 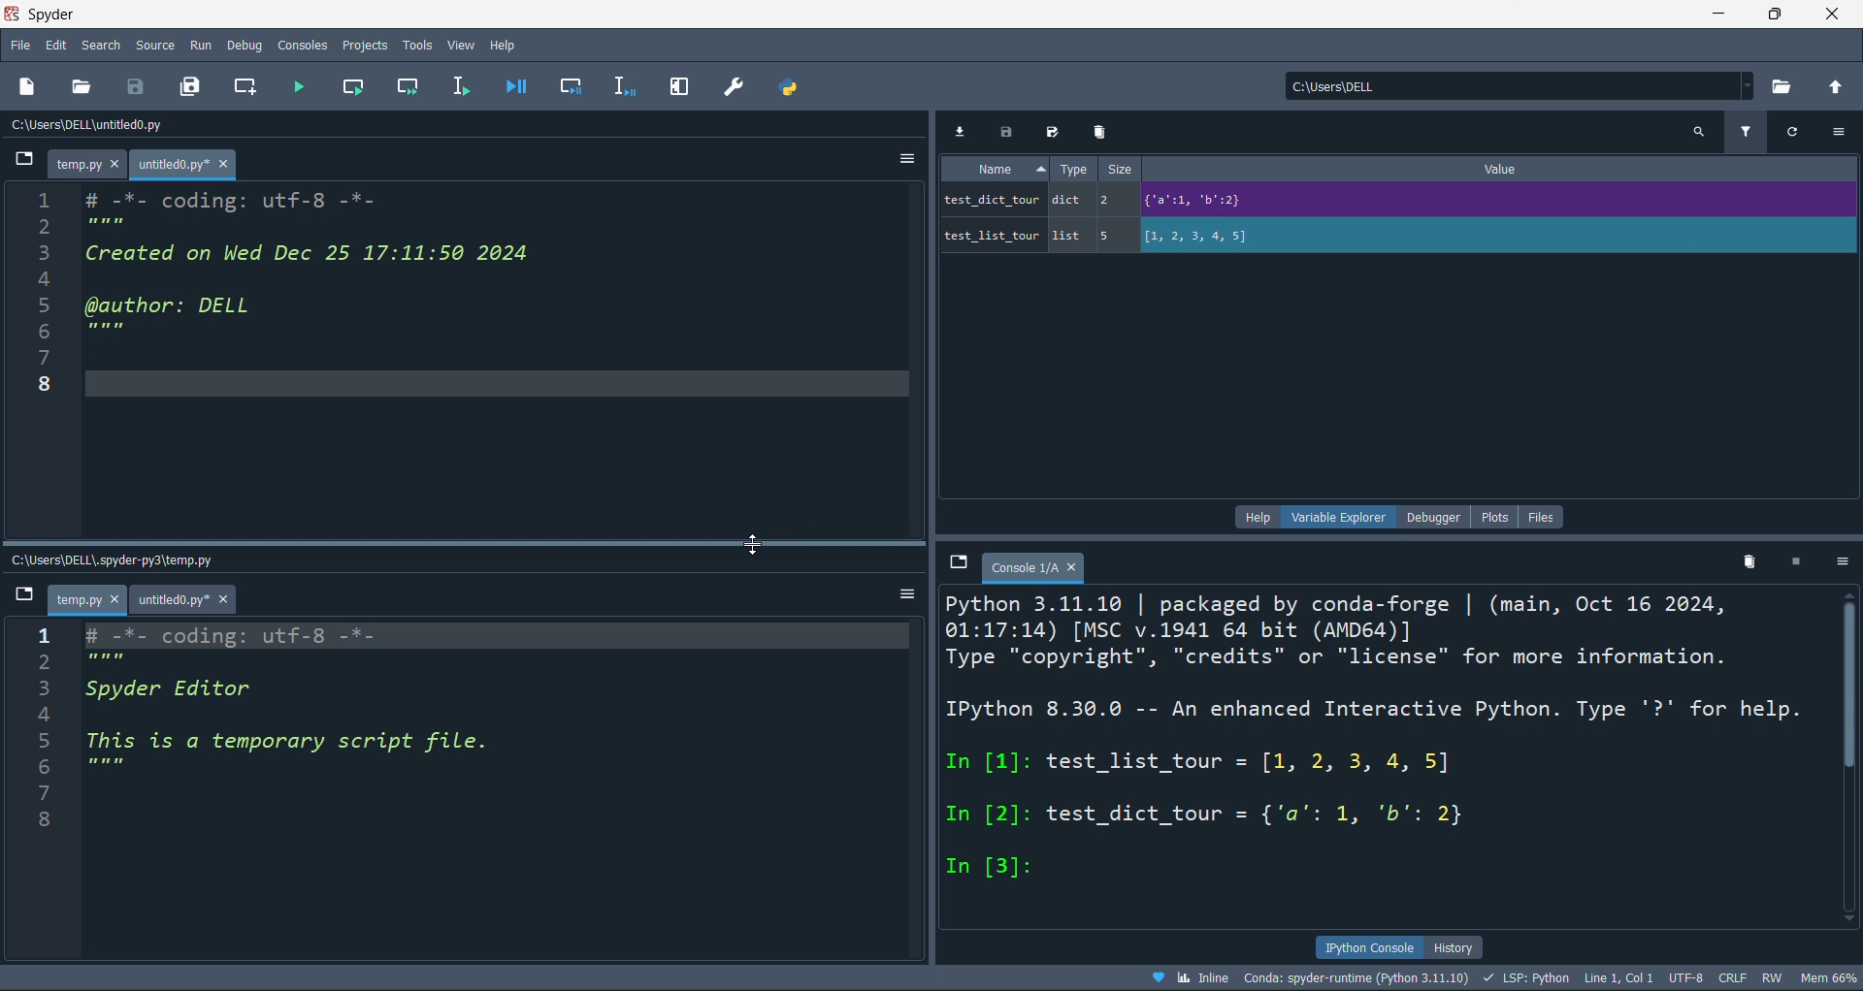 What do you see at coordinates (1032, 566) in the screenshot?
I see `Console.1/A` at bounding box center [1032, 566].